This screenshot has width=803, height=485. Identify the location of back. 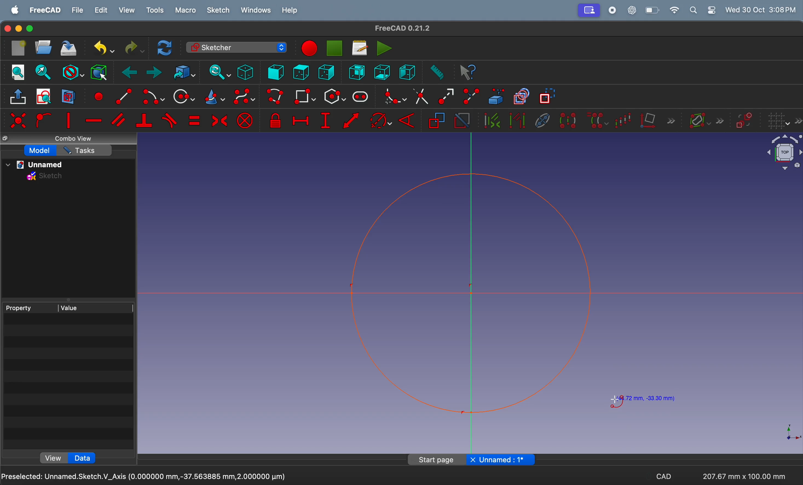
(131, 73).